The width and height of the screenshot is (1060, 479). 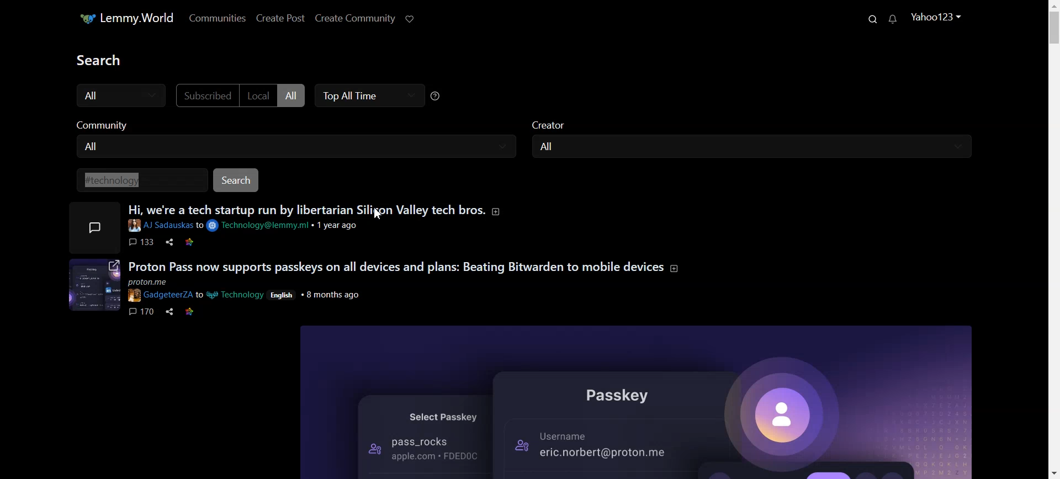 What do you see at coordinates (200, 295) in the screenshot?
I see `to` at bounding box center [200, 295].